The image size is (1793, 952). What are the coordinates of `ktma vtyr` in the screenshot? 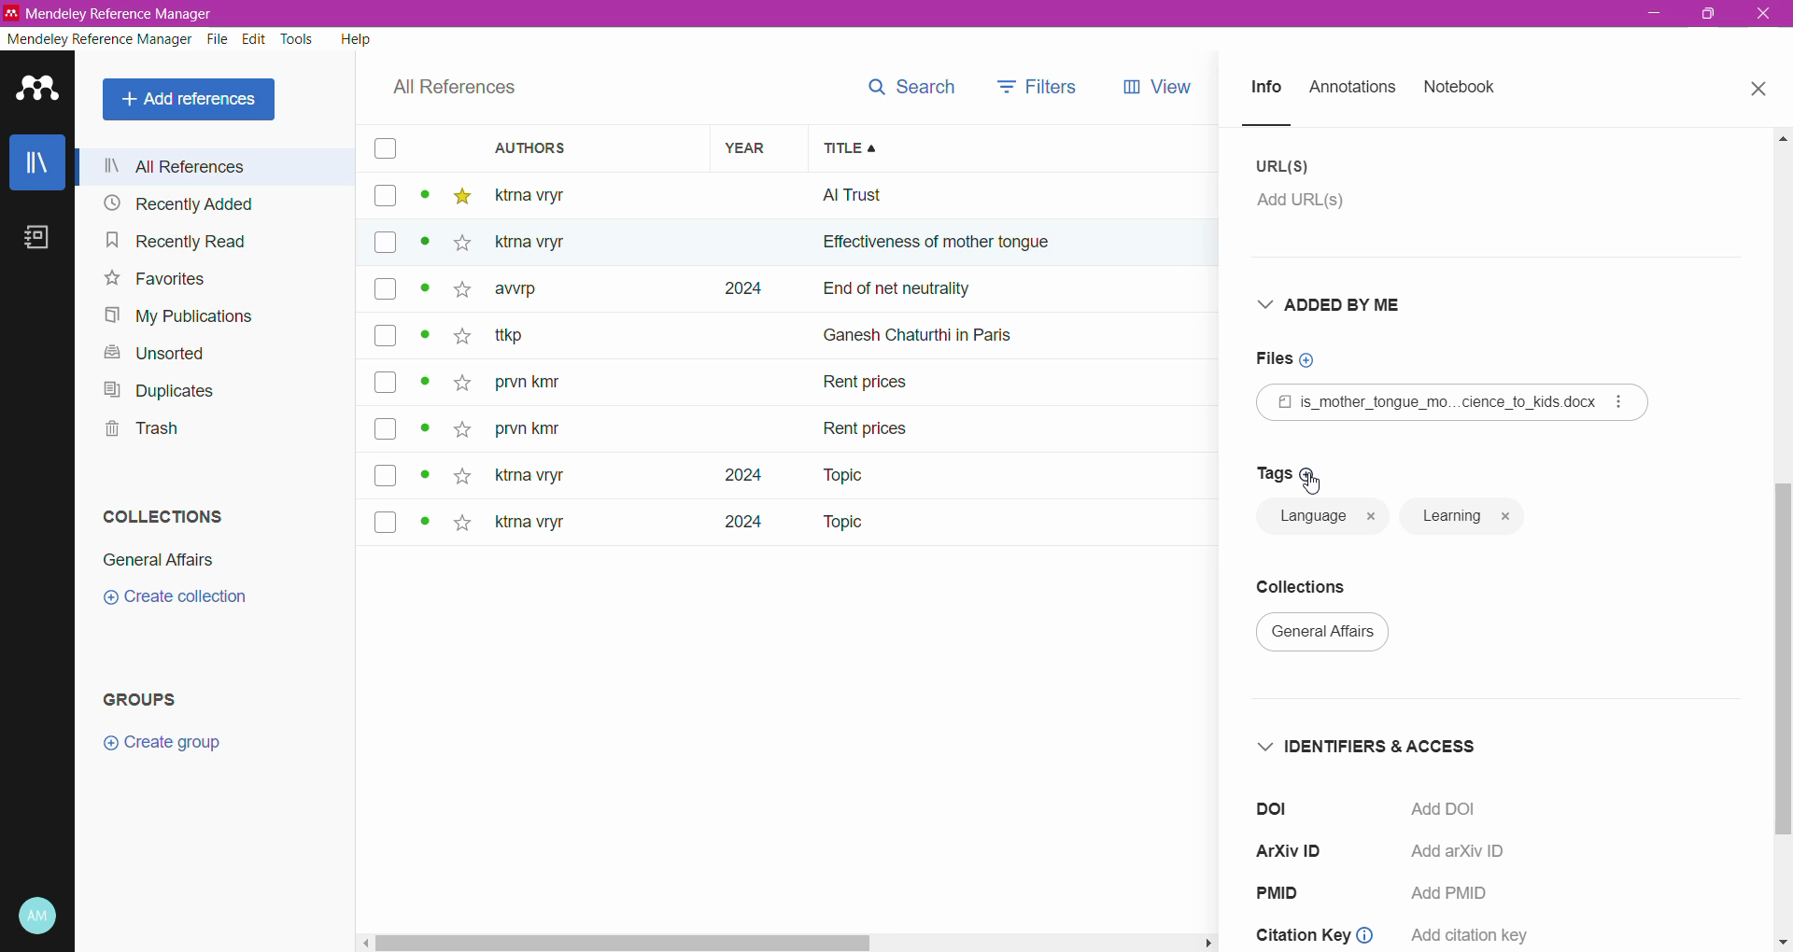 It's located at (543, 194).